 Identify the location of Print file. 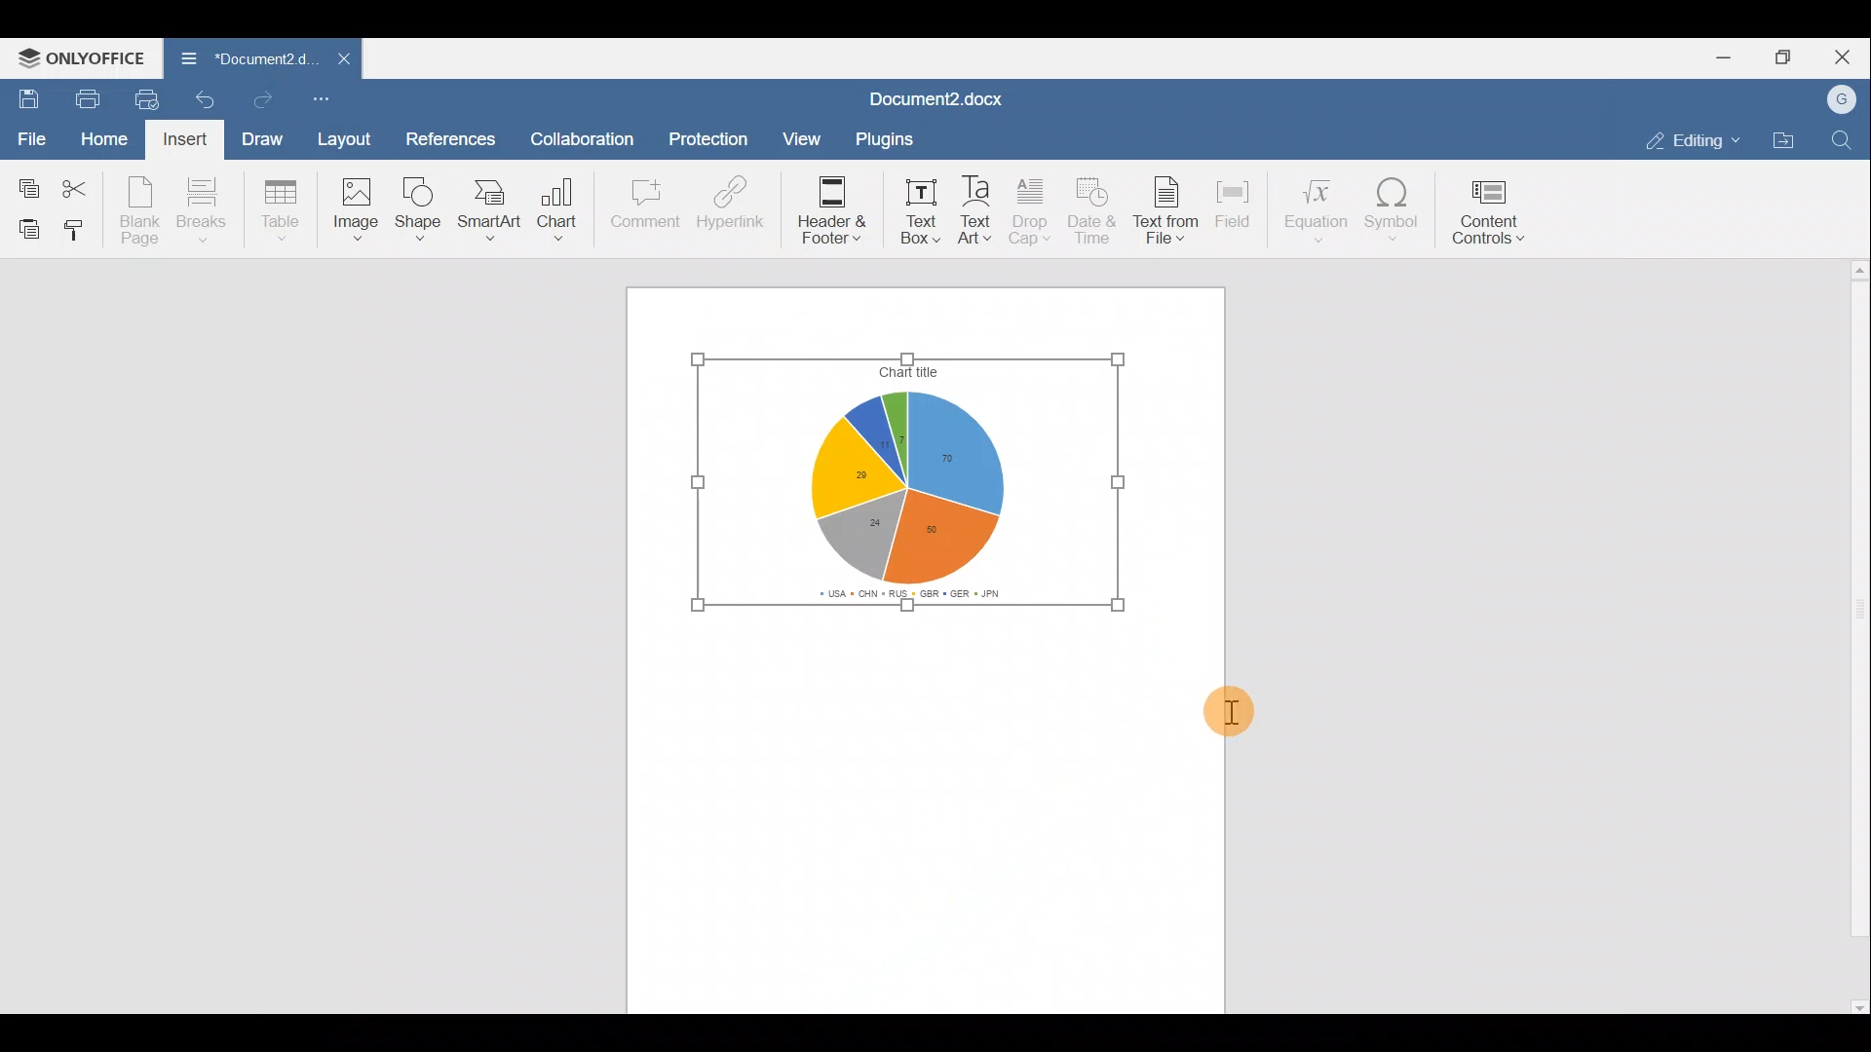
(86, 97).